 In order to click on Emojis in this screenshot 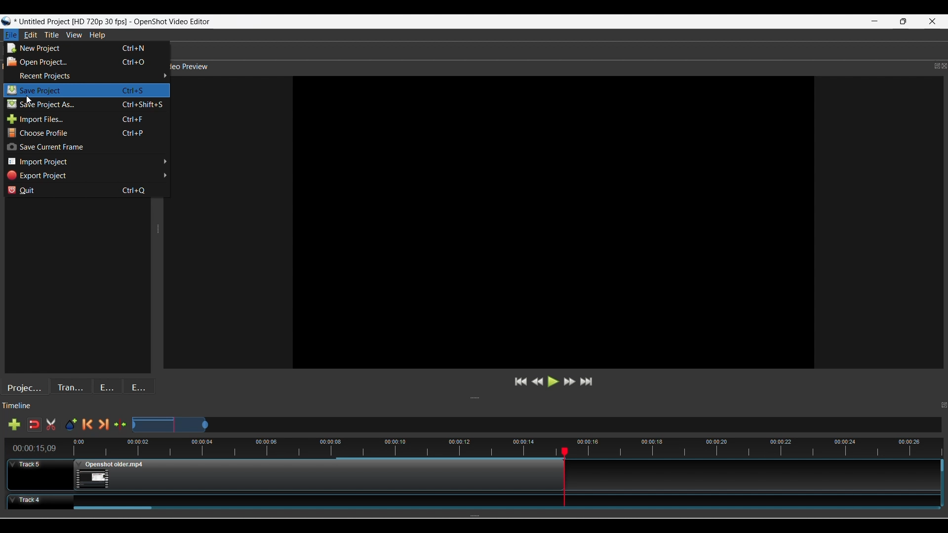, I will do `click(139, 386)`.